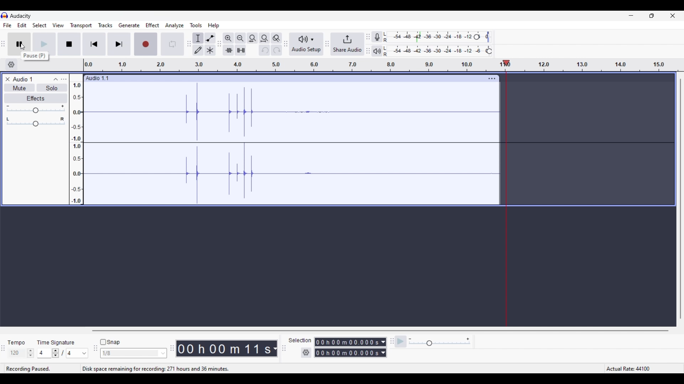 The width and height of the screenshot is (684, 384). Describe the element at coordinates (213, 26) in the screenshot. I see `Help menu` at that location.